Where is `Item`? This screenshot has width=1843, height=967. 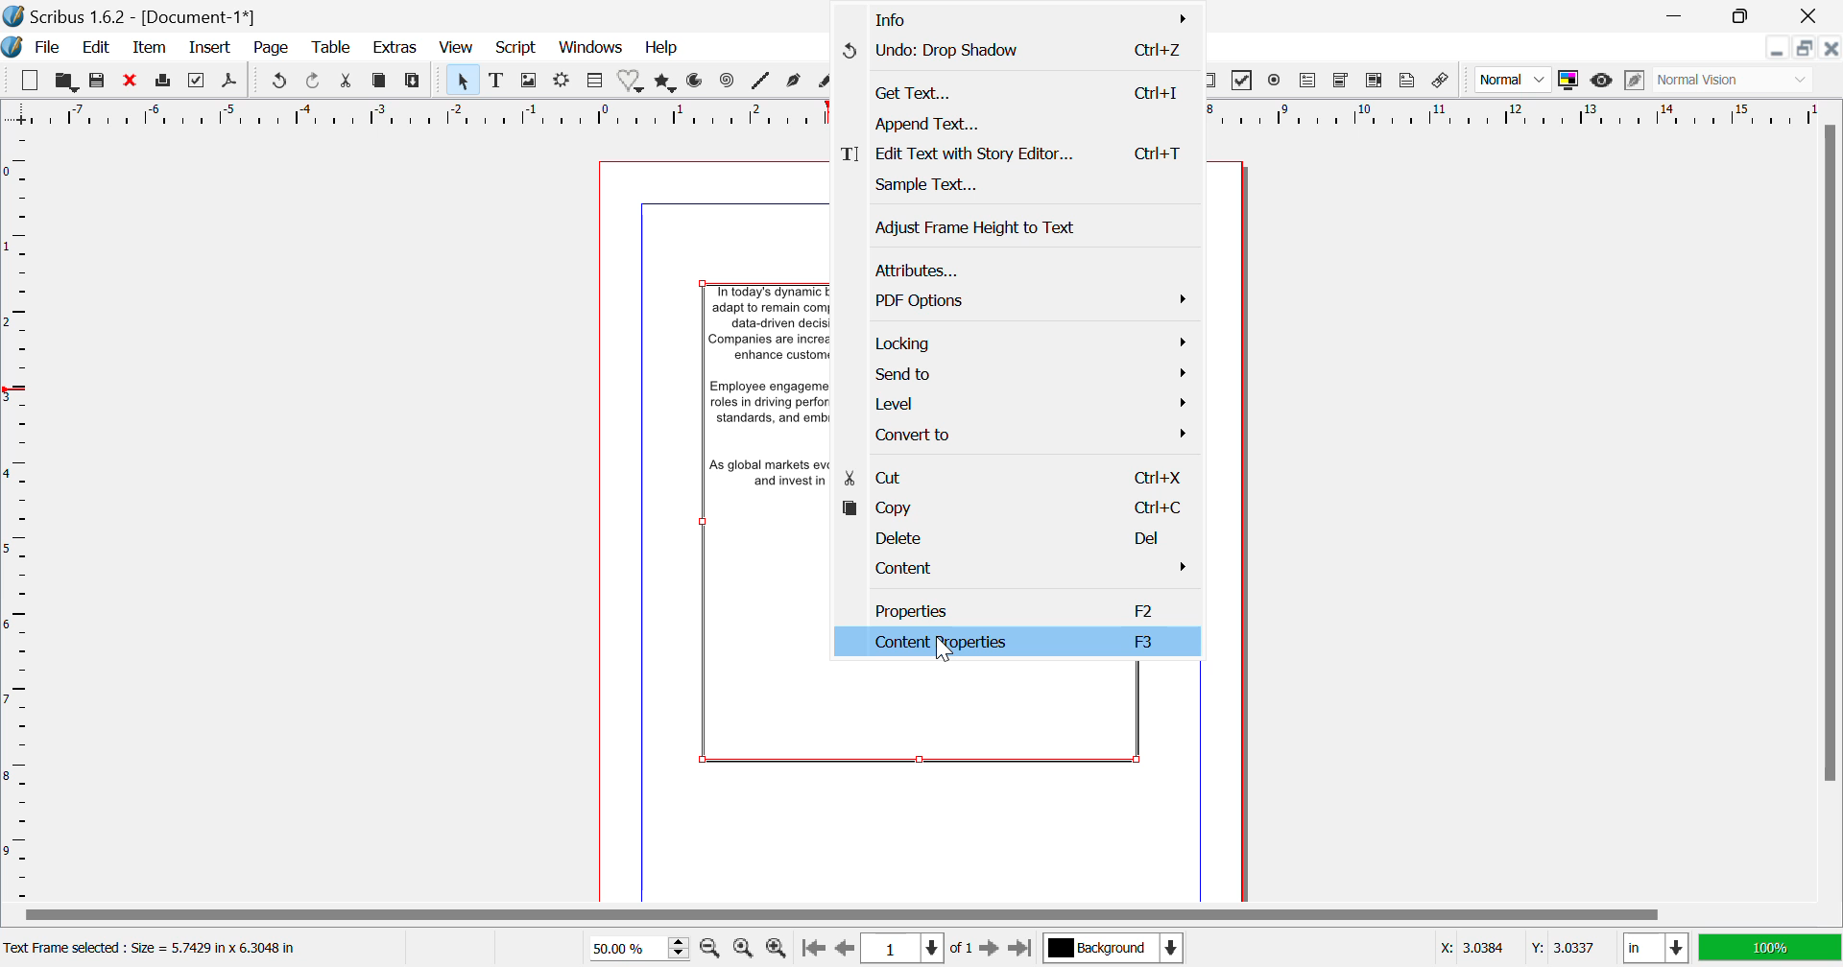 Item is located at coordinates (148, 49).